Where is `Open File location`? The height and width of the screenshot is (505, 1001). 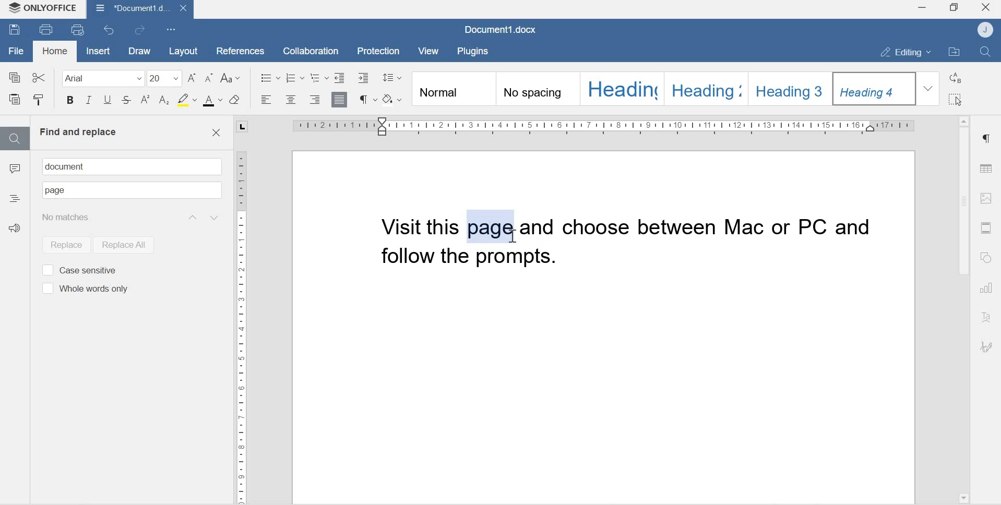 Open File location is located at coordinates (954, 53).